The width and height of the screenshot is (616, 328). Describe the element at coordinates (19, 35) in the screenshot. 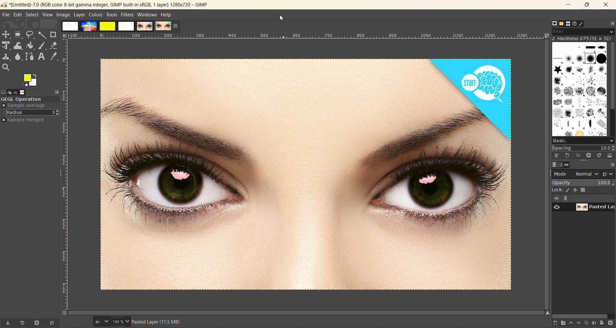

I see `rectangle select` at that location.